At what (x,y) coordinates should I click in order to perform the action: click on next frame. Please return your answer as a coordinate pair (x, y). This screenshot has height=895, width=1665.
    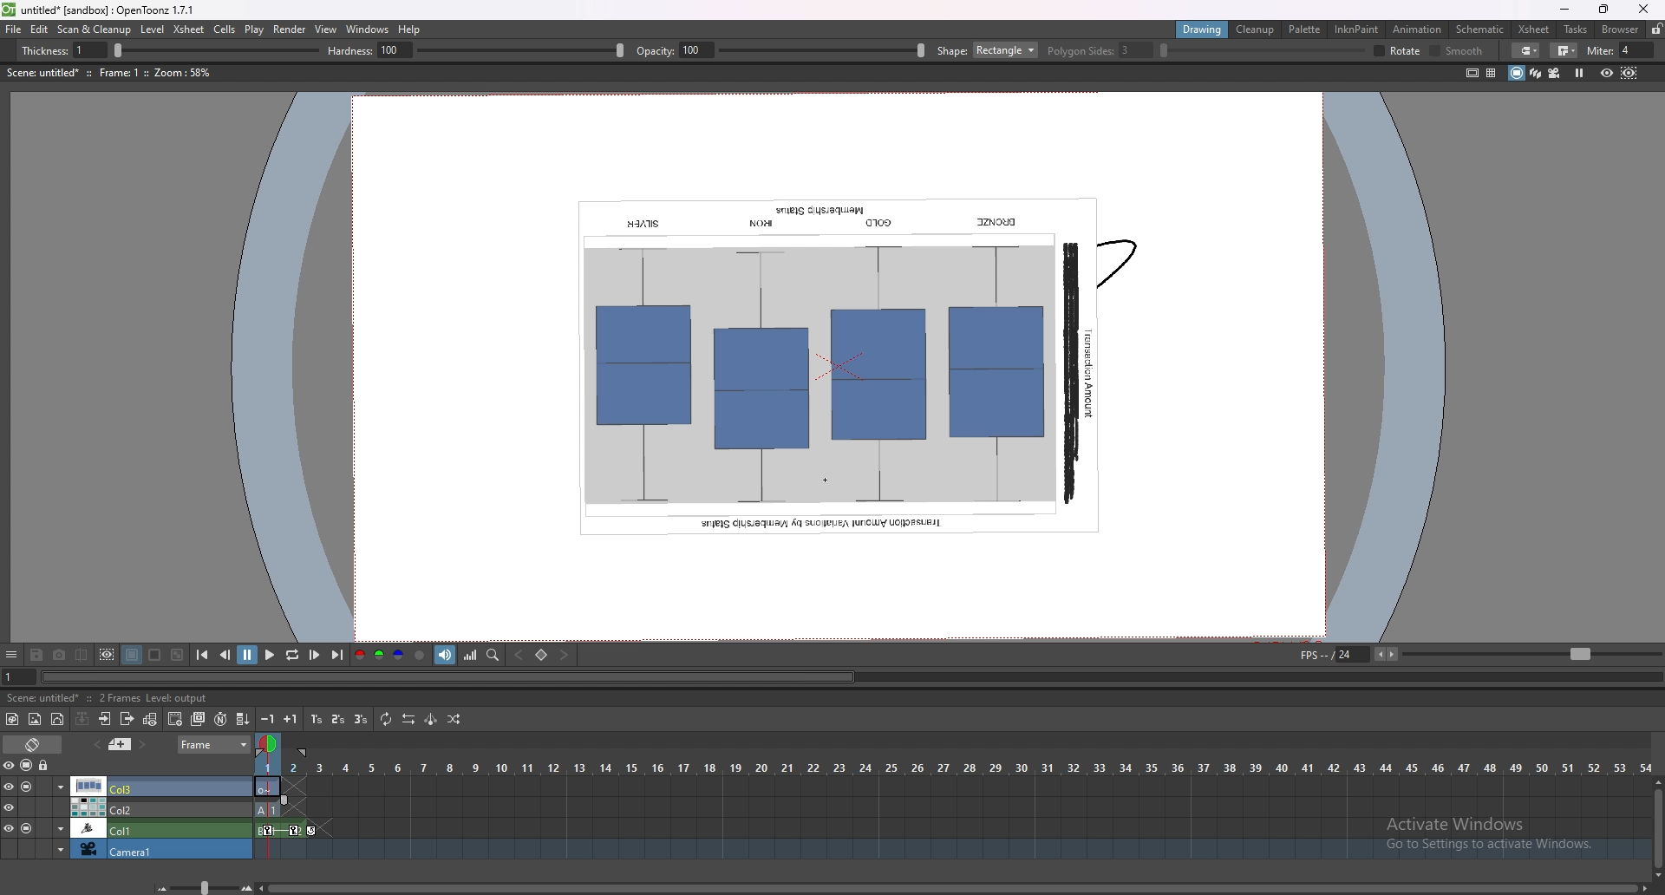
    Looking at the image, I should click on (316, 655).